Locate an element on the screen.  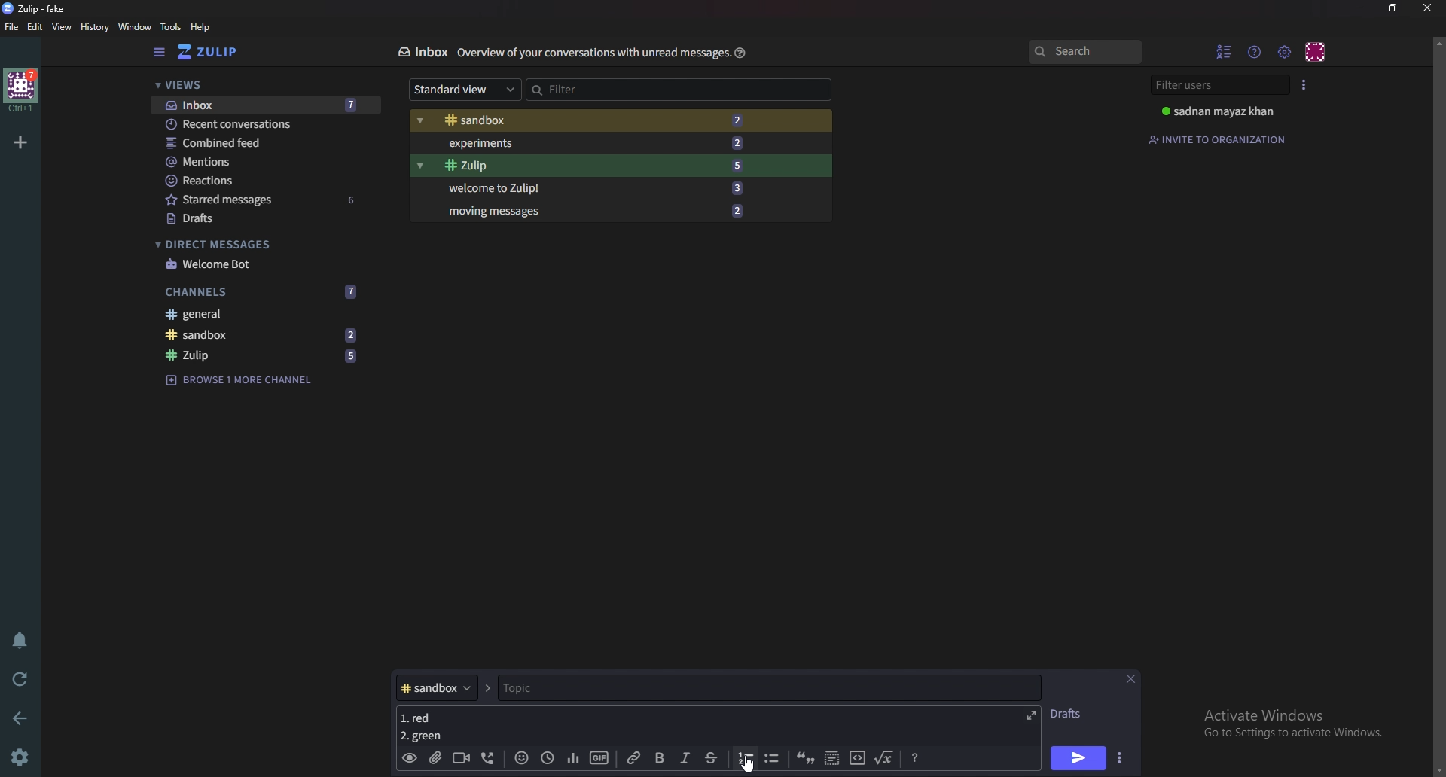
Channel is located at coordinates (435, 688).